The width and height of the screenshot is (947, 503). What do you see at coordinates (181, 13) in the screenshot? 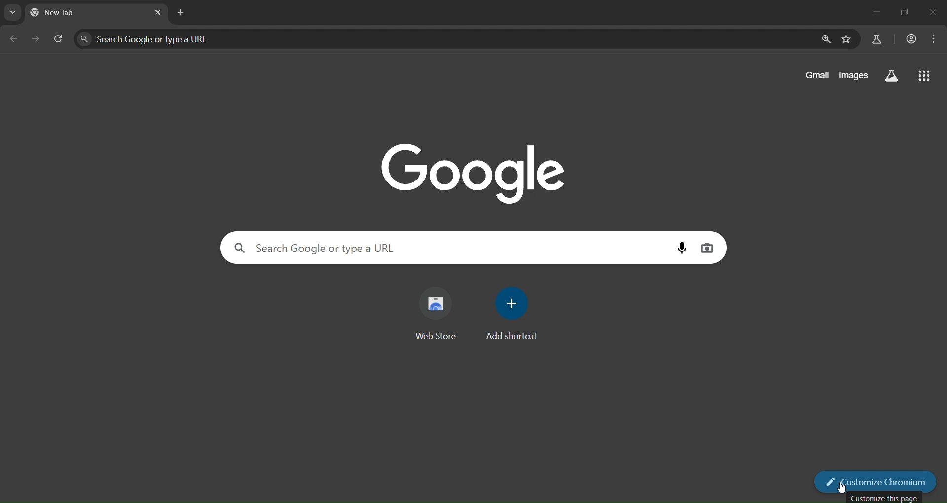
I see `new tab` at bounding box center [181, 13].